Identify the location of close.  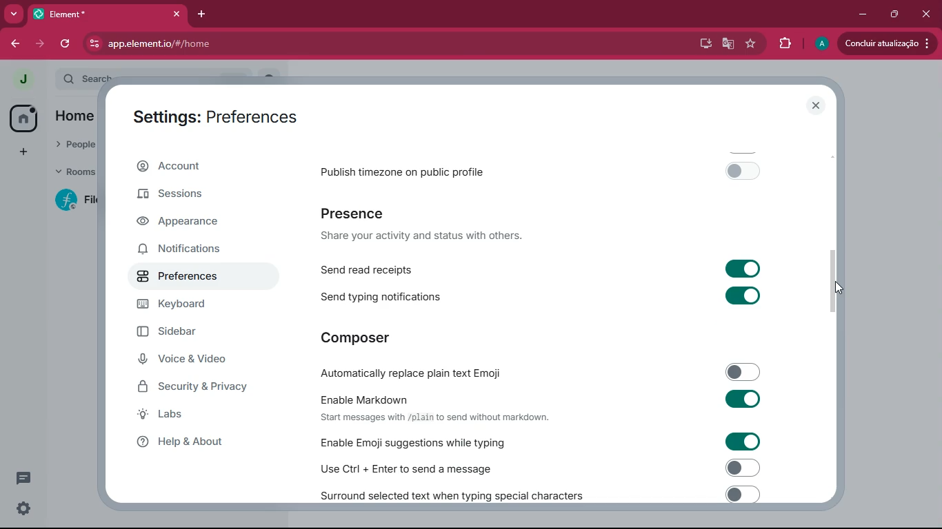
(814, 105).